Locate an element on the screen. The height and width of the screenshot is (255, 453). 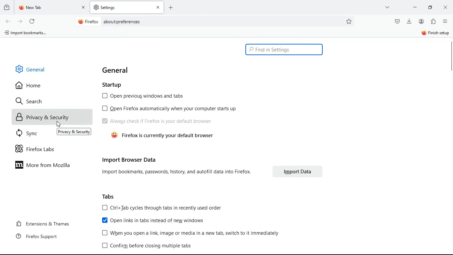
pocket is located at coordinates (397, 21).